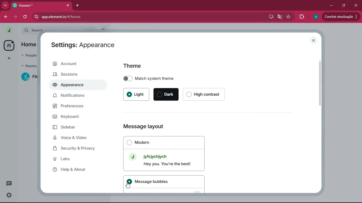  Describe the element at coordinates (36, 5) in the screenshot. I see `Element*` at that location.